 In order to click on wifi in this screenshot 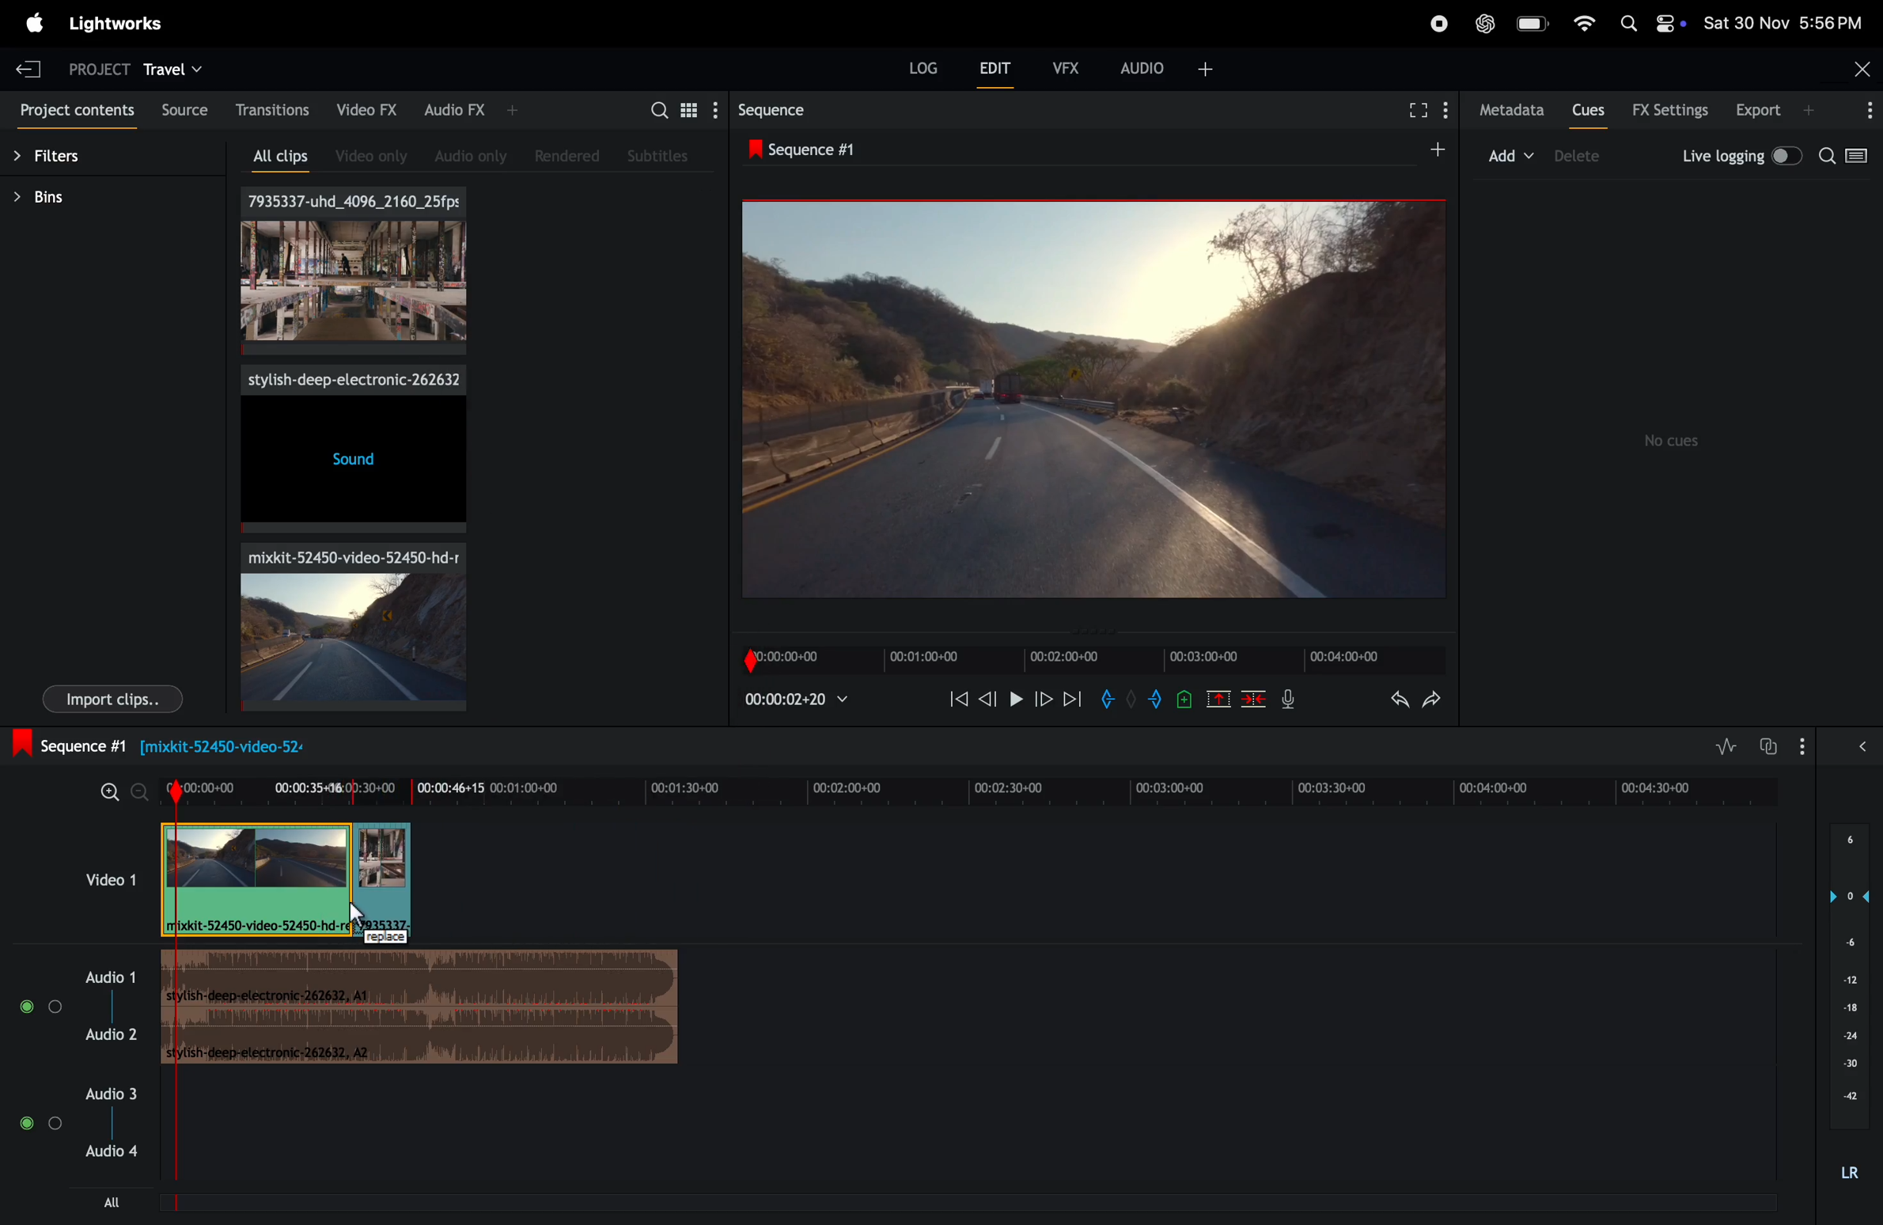, I will do `click(1581, 21)`.